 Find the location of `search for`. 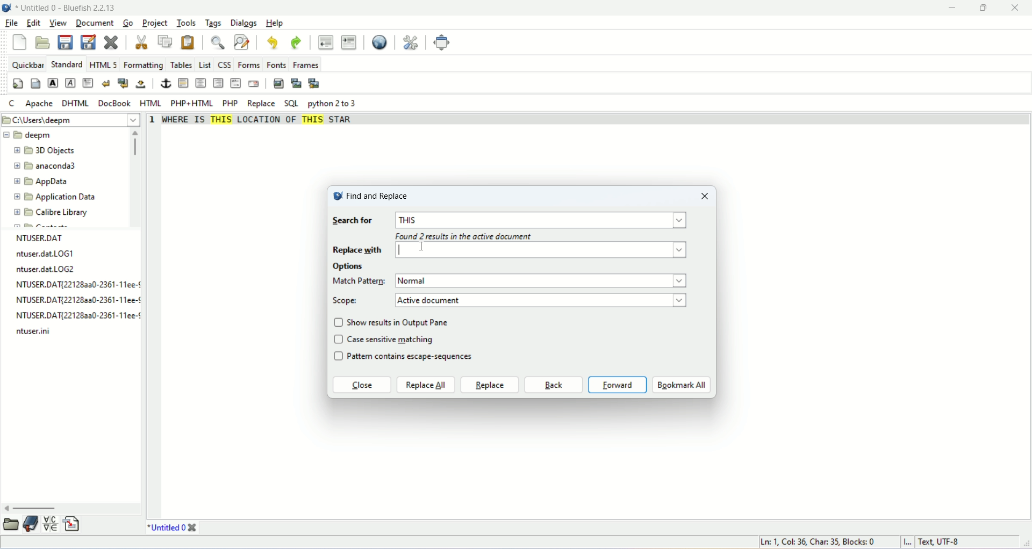

search for is located at coordinates (543, 221).